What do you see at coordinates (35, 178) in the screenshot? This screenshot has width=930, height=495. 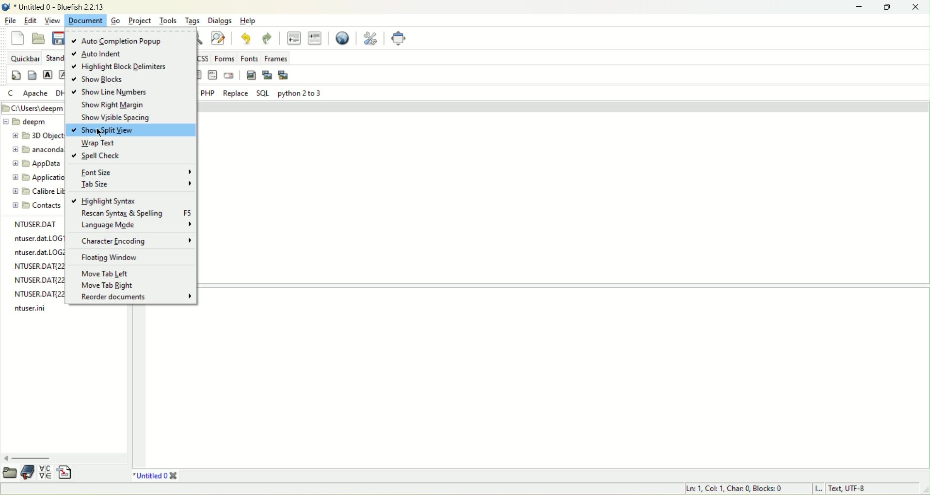 I see `folder name` at bounding box center [35, 178].